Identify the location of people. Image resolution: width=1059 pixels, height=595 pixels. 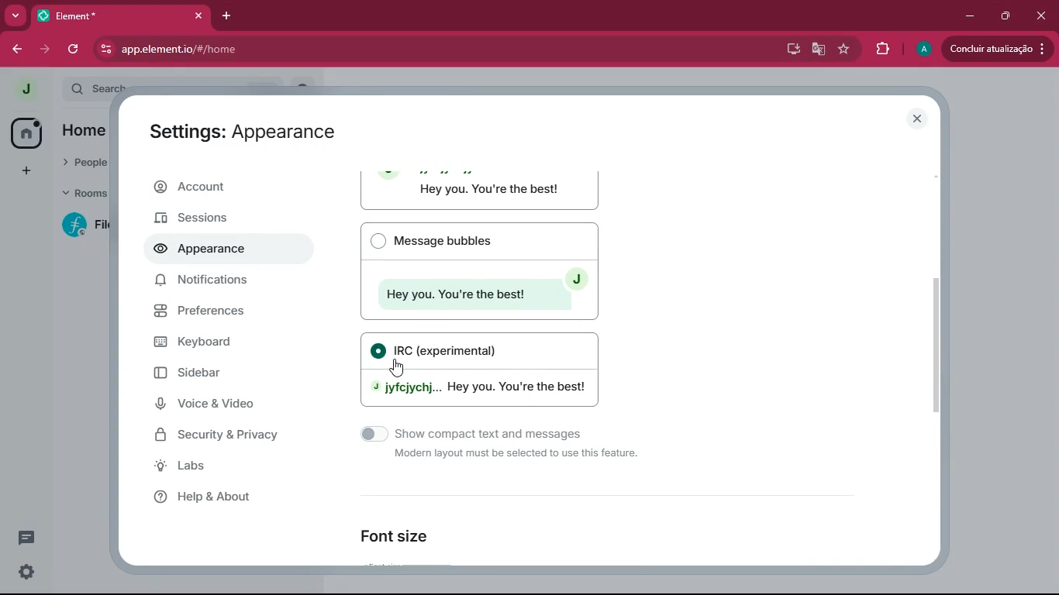
(87, 162).